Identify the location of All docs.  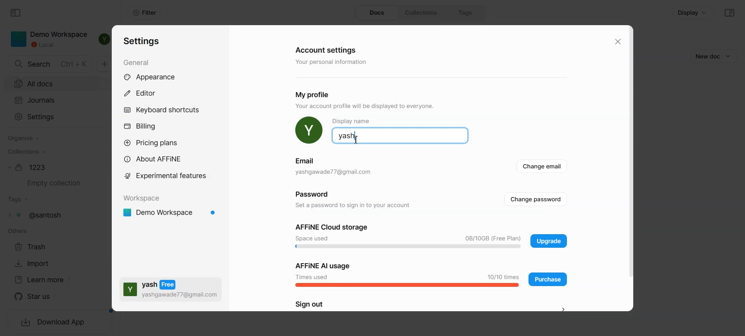
(52, 83).